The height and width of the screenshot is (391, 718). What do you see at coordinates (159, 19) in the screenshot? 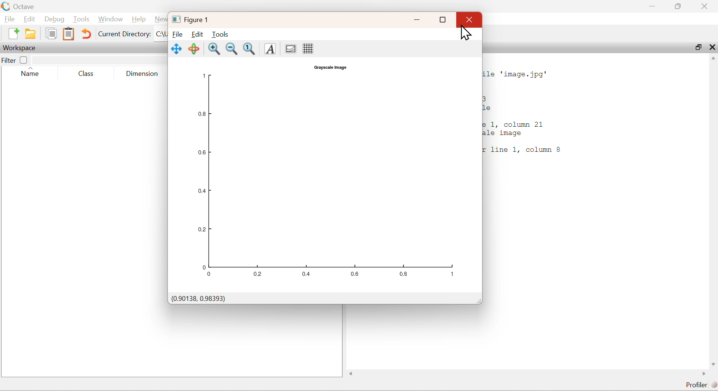
I see `News` at bounding box center [159, 19].